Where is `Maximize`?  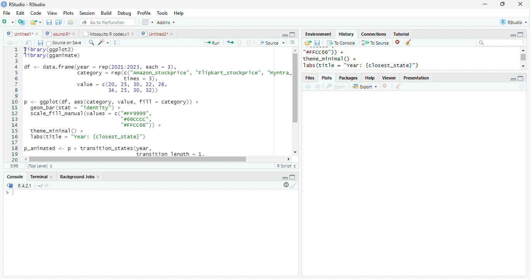 Maximize is located at coordinates (293, 177).